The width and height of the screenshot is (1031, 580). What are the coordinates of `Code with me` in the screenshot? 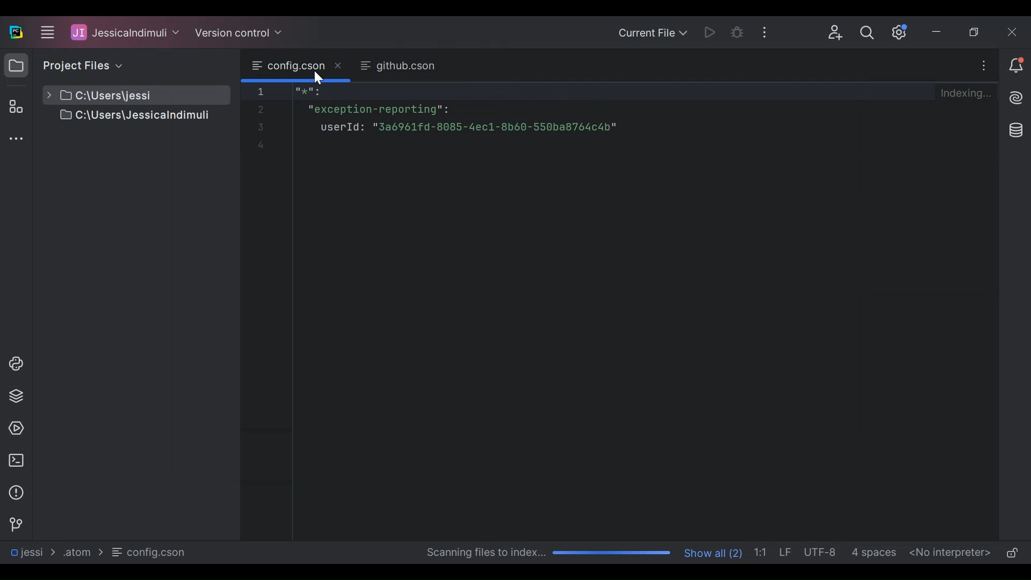 It's located at (836, 33).